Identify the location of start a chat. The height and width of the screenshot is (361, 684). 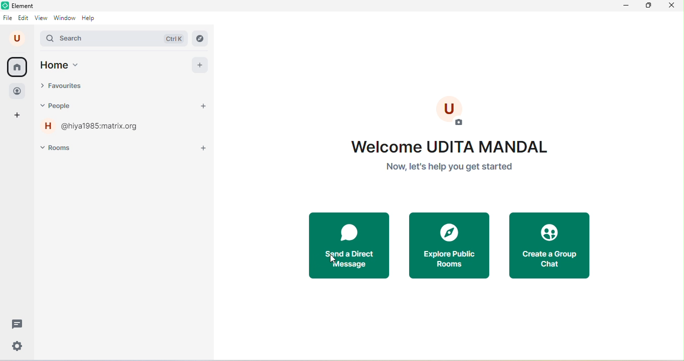
(203, 106).